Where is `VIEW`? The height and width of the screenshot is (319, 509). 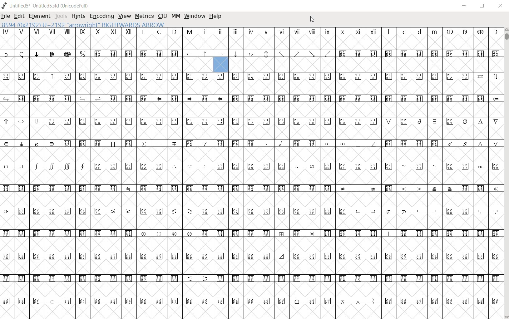 VIEW is located at coordinates (124, 16).